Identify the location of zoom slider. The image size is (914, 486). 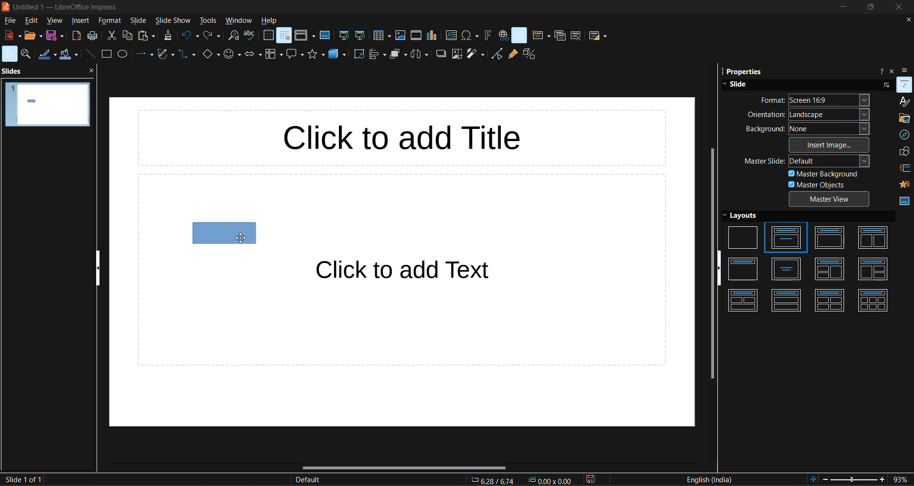
(855, 480).